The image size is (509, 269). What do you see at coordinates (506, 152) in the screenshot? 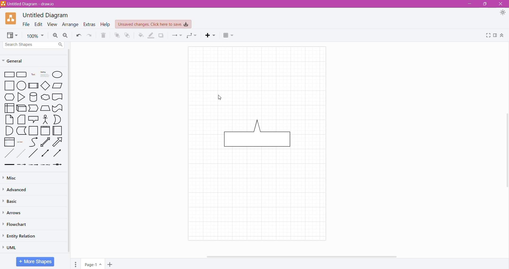
I see `Vertical Scroll Bar` at bounding box center [506, 152].